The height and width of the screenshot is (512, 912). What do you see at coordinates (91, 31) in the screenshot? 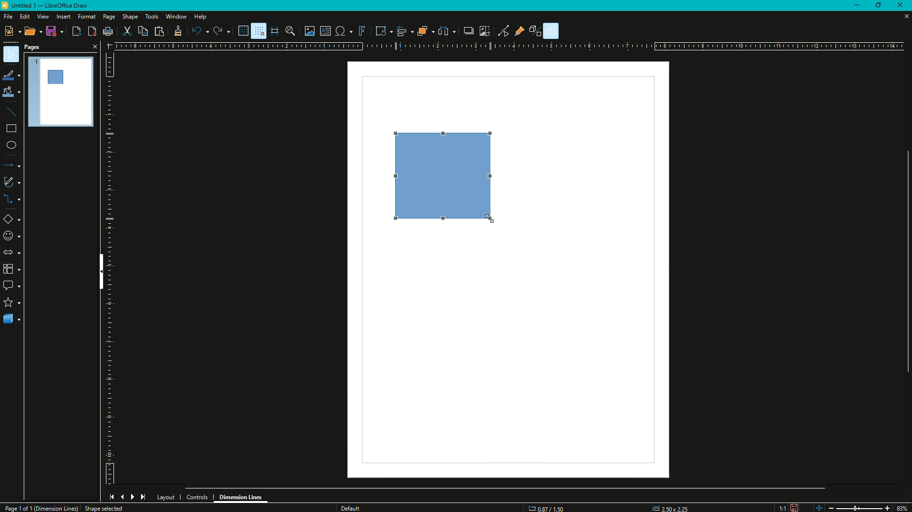
I see `Export Directly as PDF` at bounding box center [91, 31].